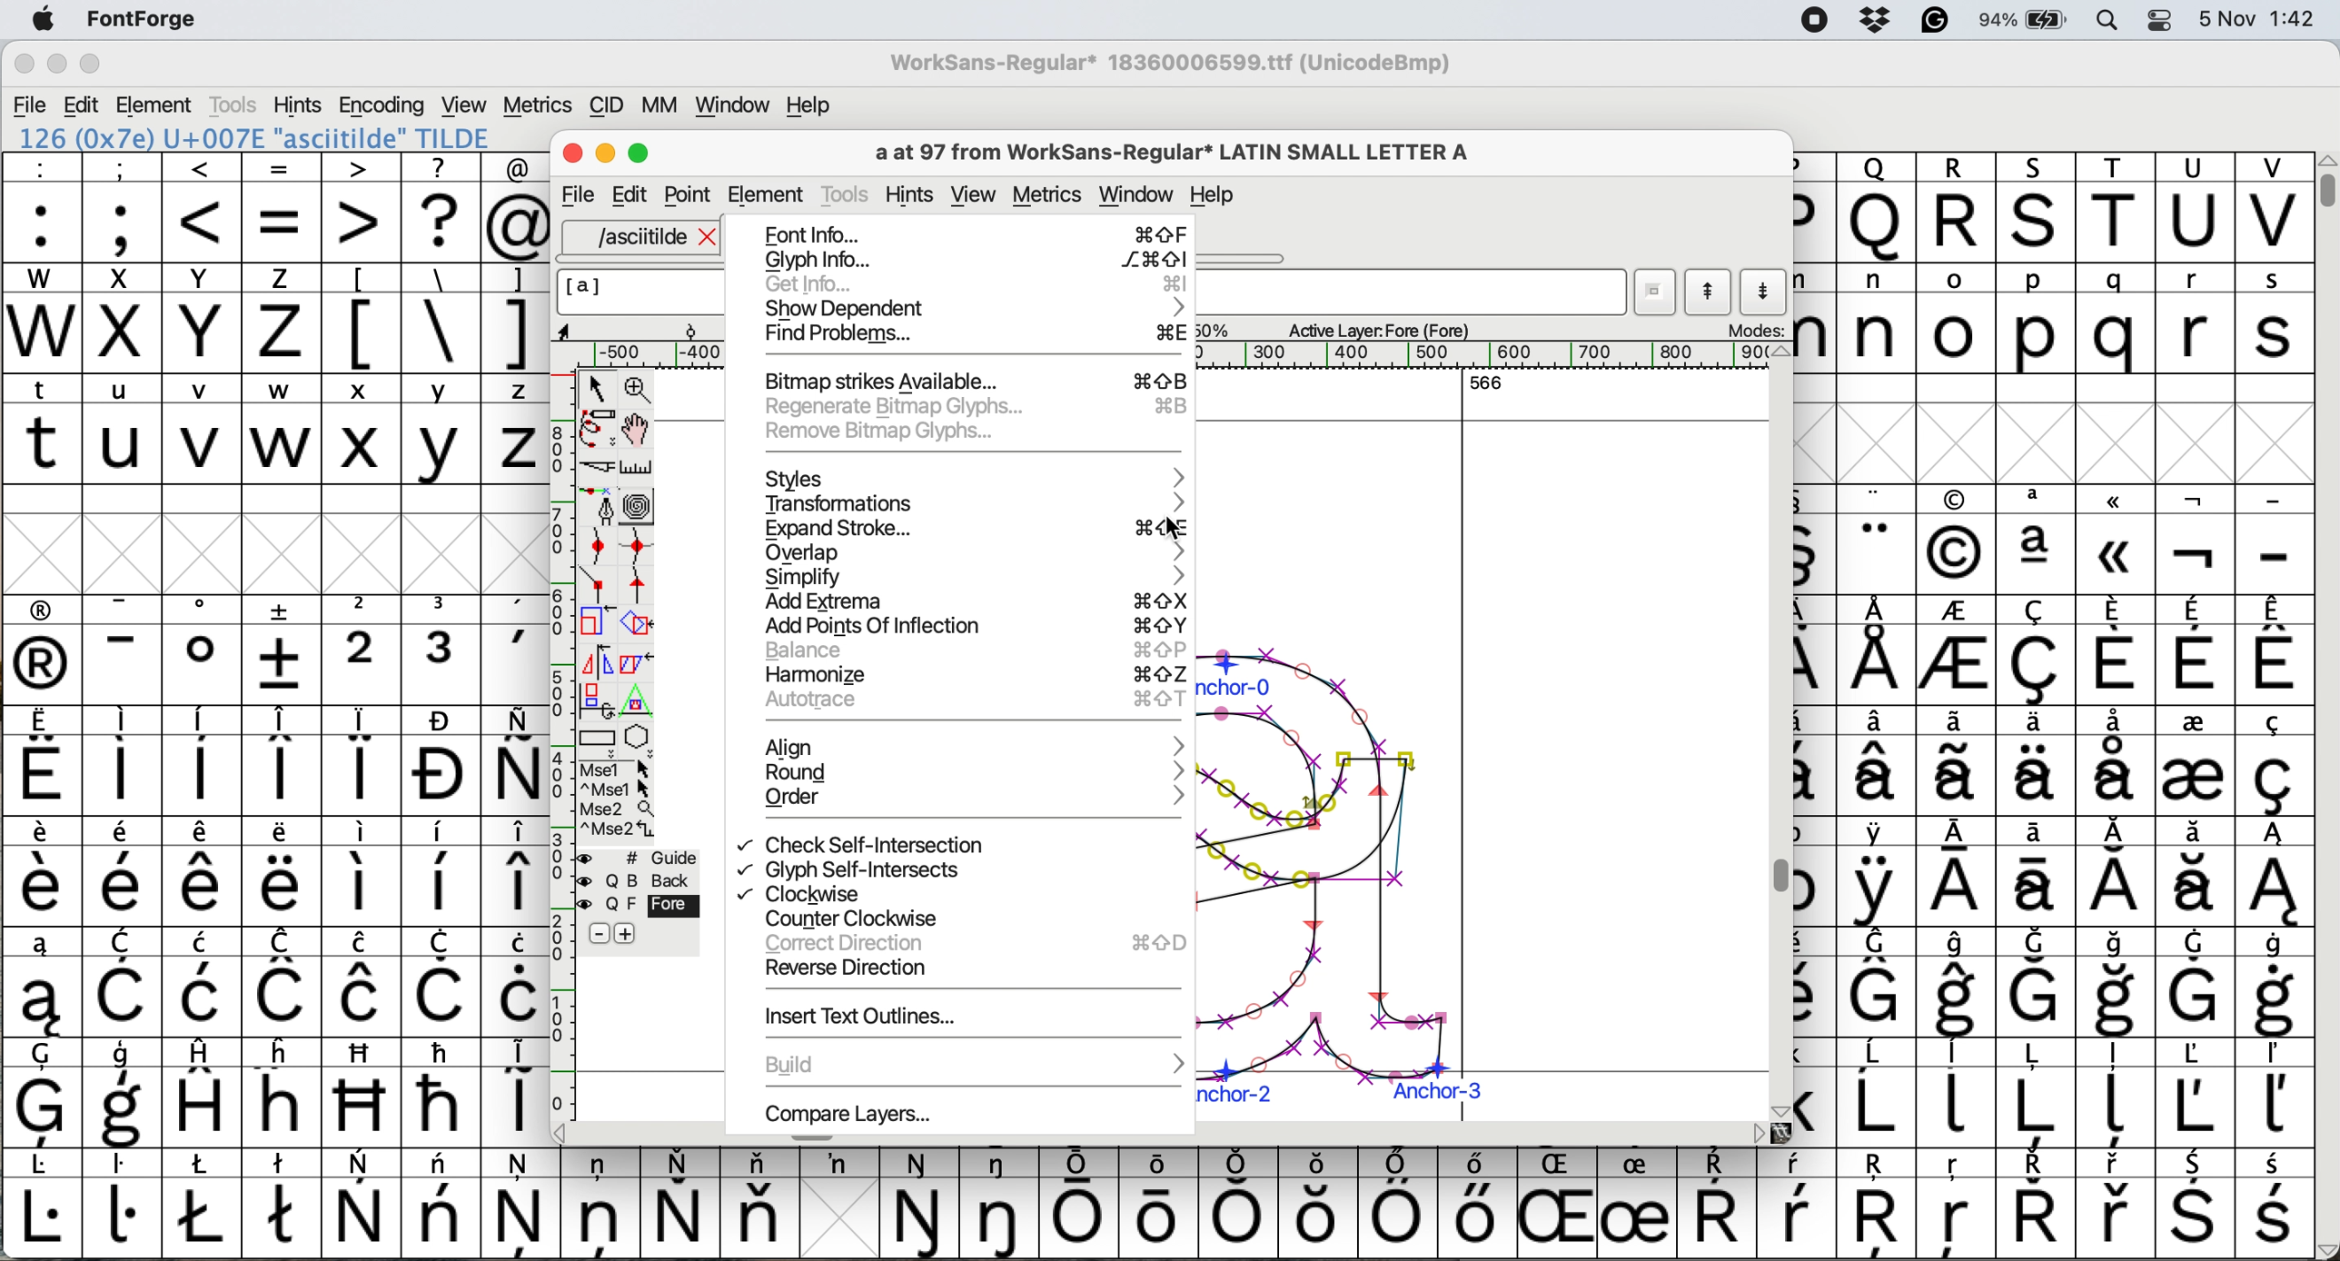 The width and height of the screenshot is (2340, 1261). What do you see at coordinates (299, 104) in the screenshot?
I see `hints` at bounding box center [299, 104].